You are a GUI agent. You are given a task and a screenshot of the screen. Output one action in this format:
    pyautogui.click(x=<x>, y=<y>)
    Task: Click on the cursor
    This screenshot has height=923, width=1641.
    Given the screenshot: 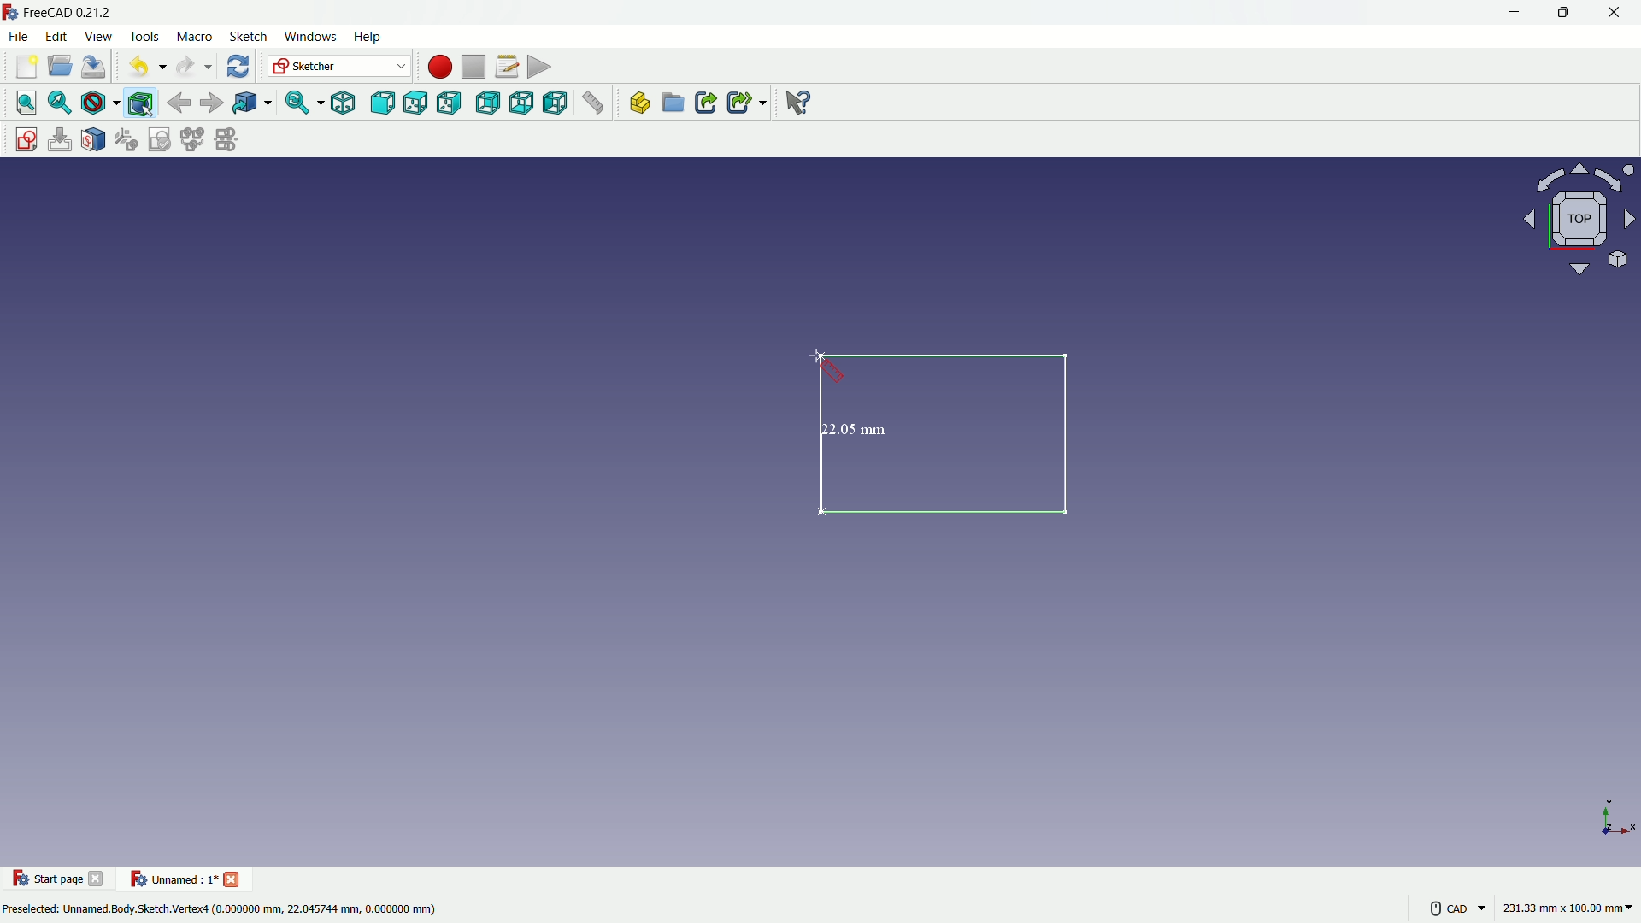 What is the action you would take?
    pyautogui.click(x=826, y=367)
    